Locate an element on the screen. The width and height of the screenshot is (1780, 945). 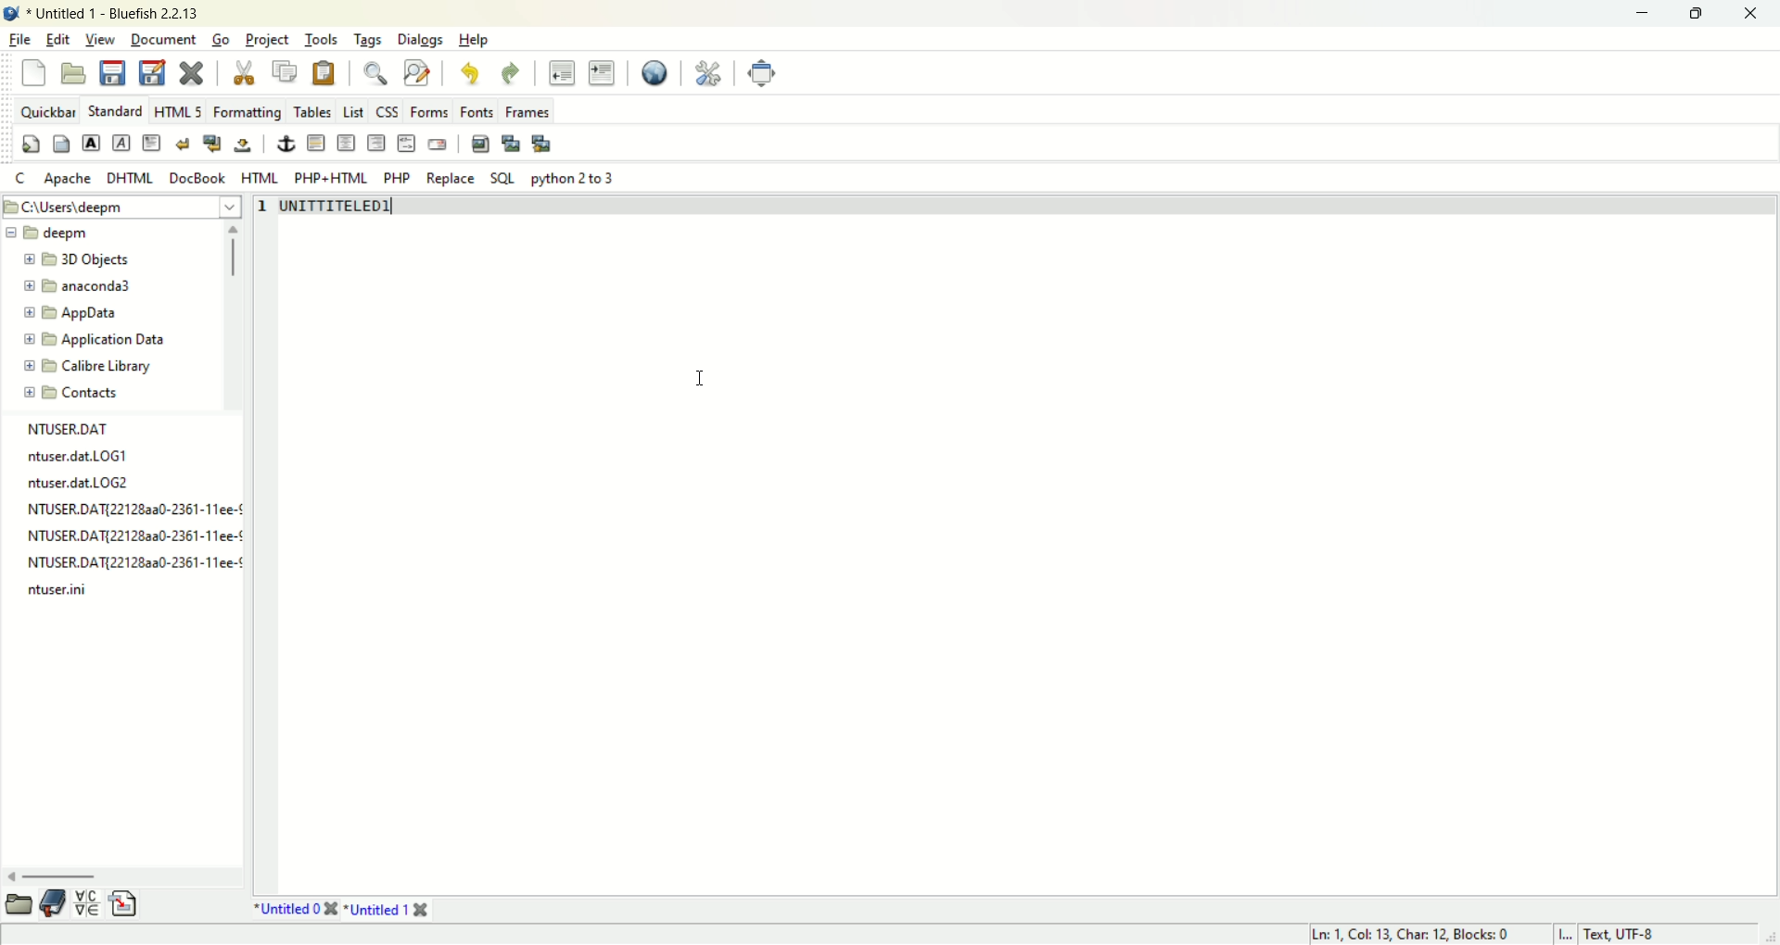
paragraph is located at coordinates (153, 143).